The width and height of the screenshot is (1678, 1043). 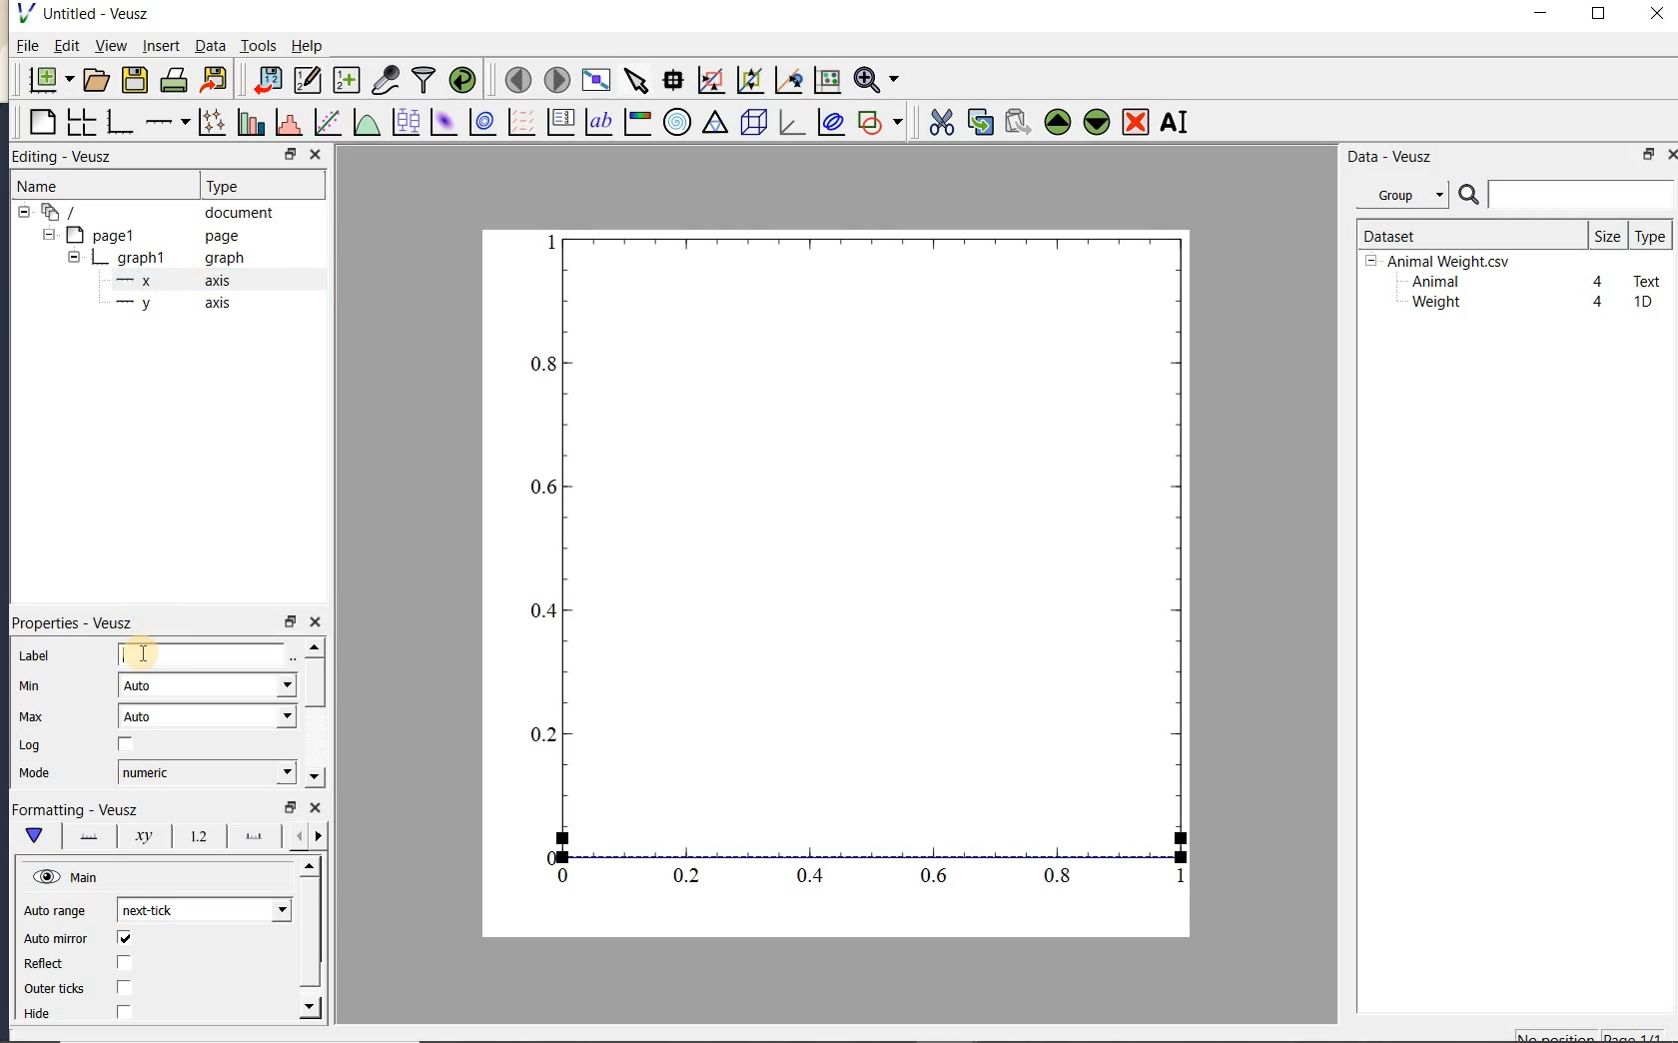 What do you see at coordinates (879, 122) in the screenshot?
I see `add a shape to the plot` at bounding box center [879, 122].